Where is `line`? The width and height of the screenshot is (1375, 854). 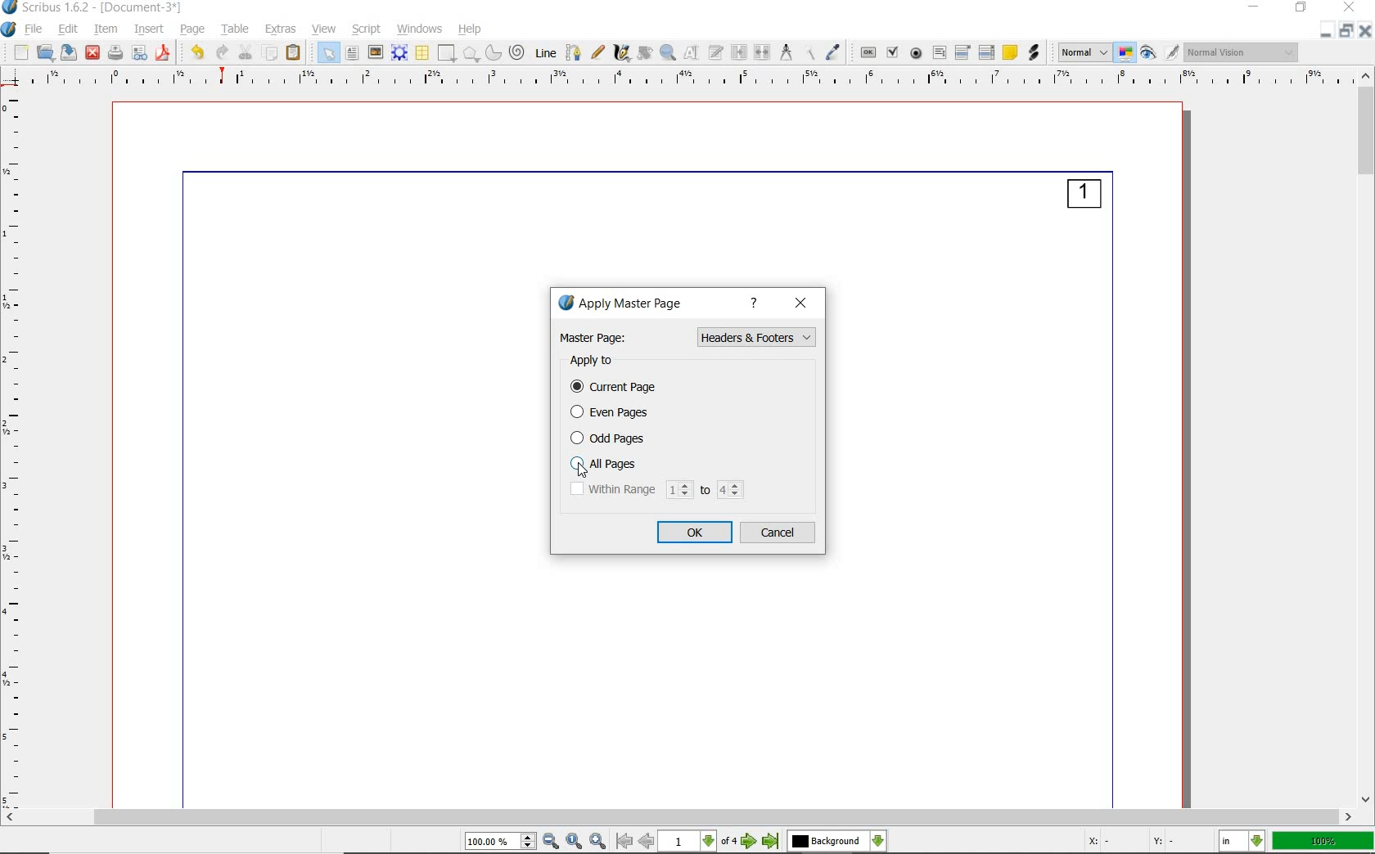
line is located at coordinates (545, 53).